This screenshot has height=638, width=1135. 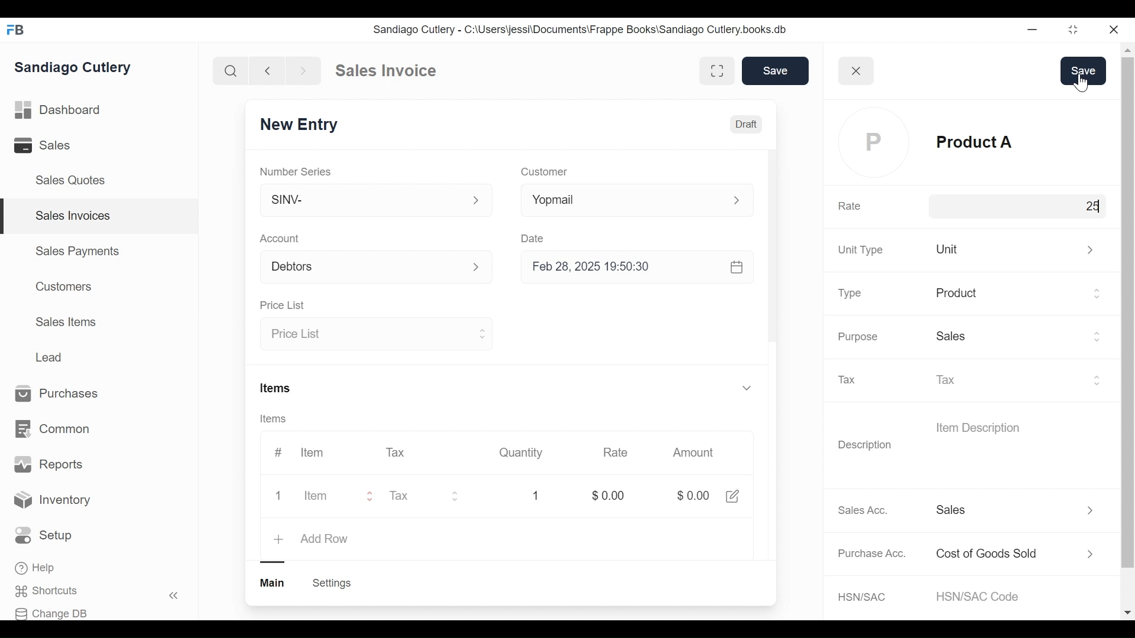 I want to click on Tax, so click(x=398, y=453).